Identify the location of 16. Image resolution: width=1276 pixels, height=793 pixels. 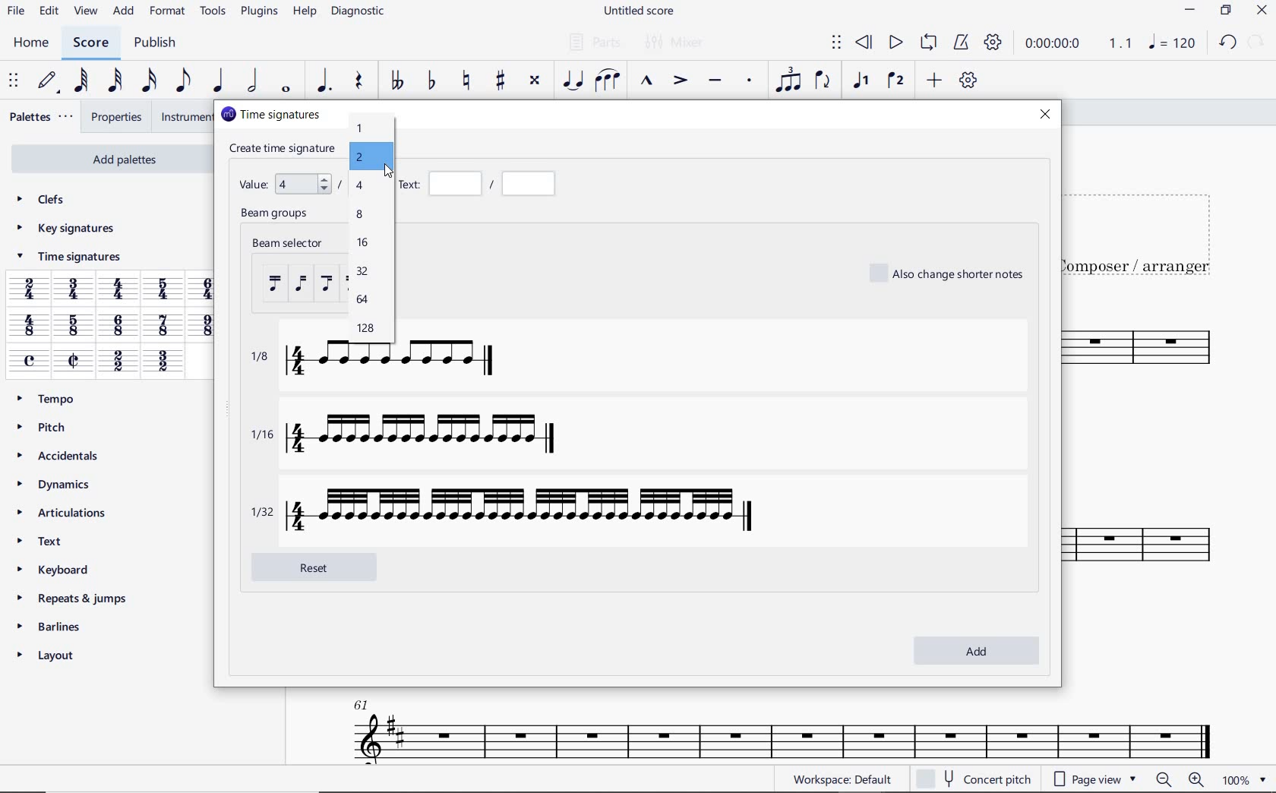
(362, 242).